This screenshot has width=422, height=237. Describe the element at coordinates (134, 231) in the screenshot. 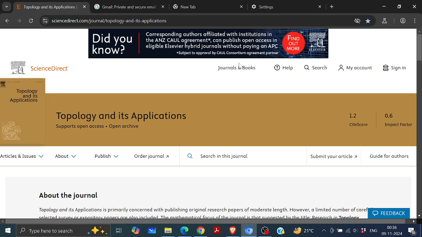

I see `copilot` at that location.